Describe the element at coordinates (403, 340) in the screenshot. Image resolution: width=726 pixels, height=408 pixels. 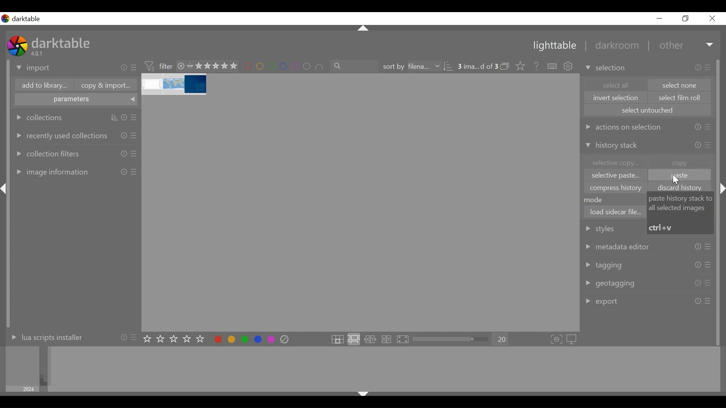
I see `click to enter full preview layout` at that location.